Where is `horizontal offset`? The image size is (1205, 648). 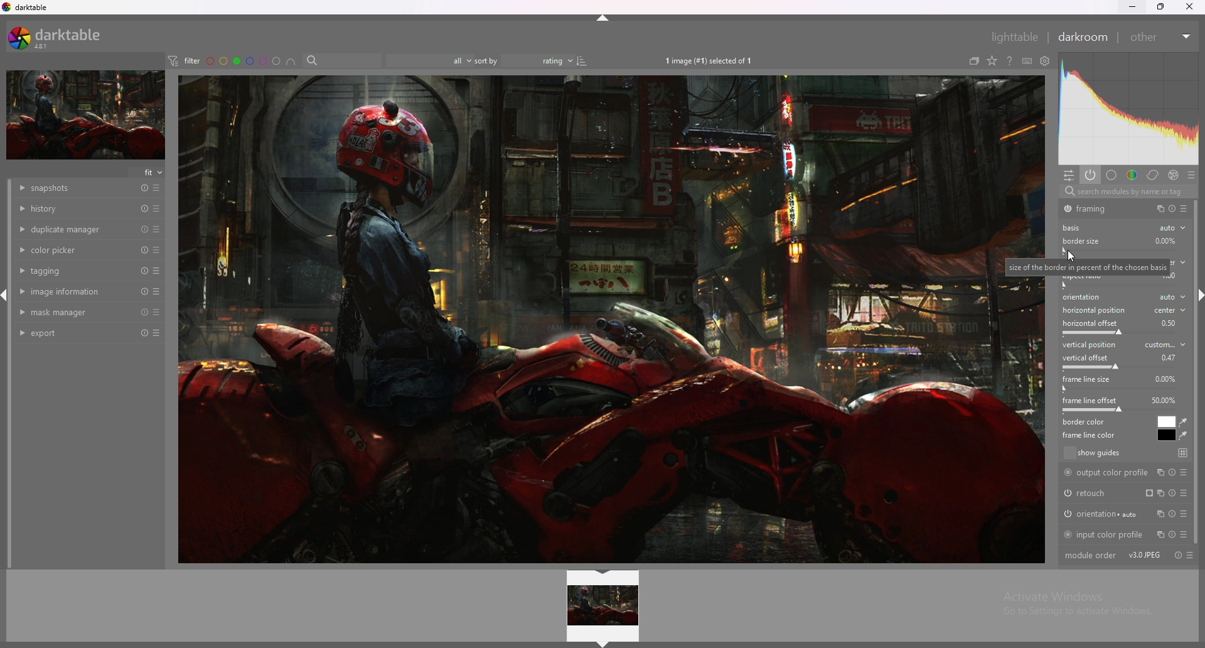
horizontal offset is located at coordinates (1091, 323).